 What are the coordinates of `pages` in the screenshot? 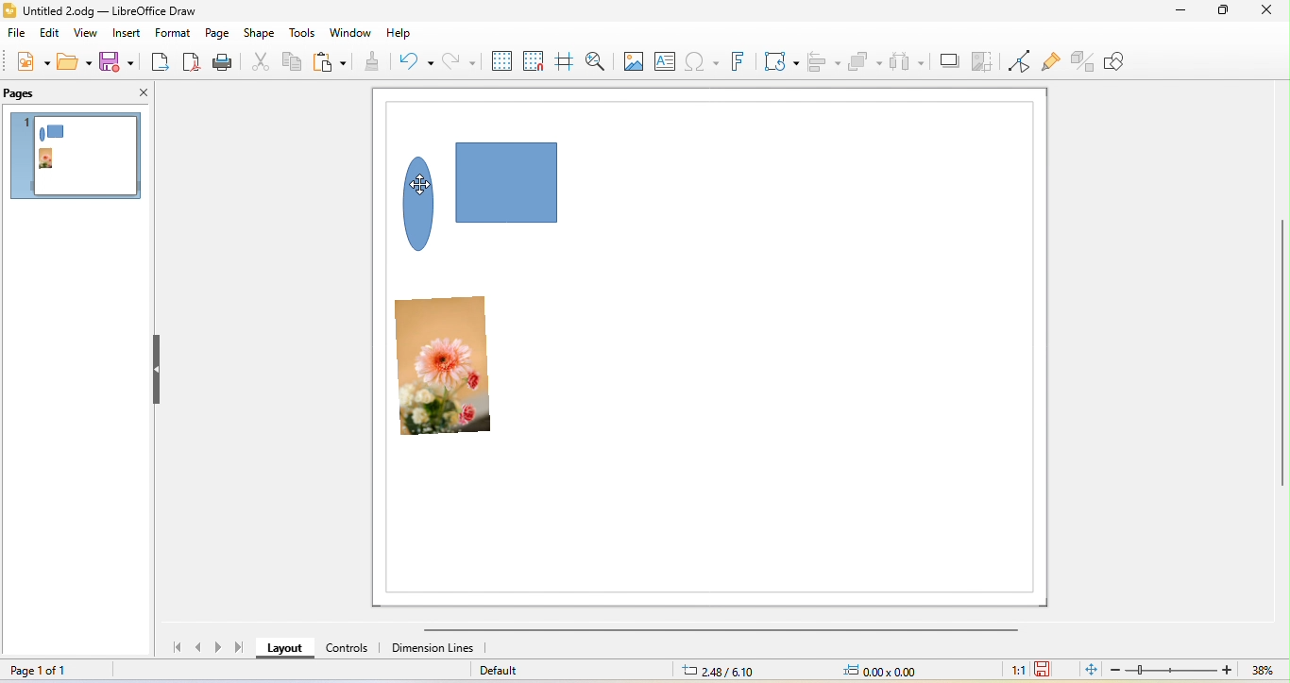 It's located at (33, 92).